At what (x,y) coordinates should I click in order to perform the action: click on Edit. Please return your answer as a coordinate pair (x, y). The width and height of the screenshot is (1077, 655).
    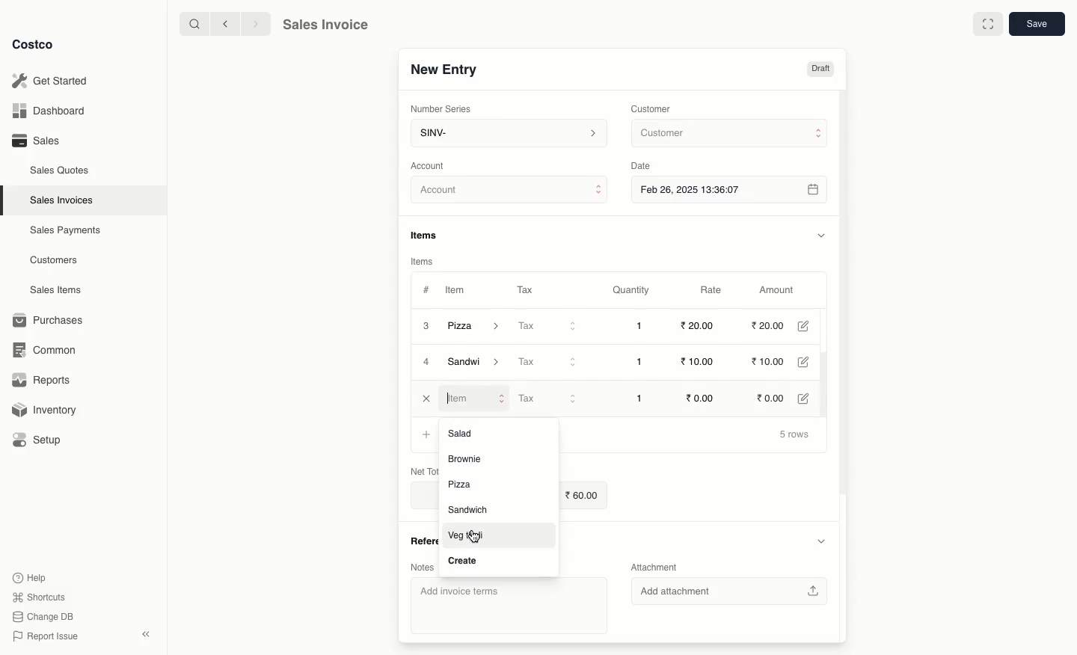
    Looking at the image, I should click on (809, 326).